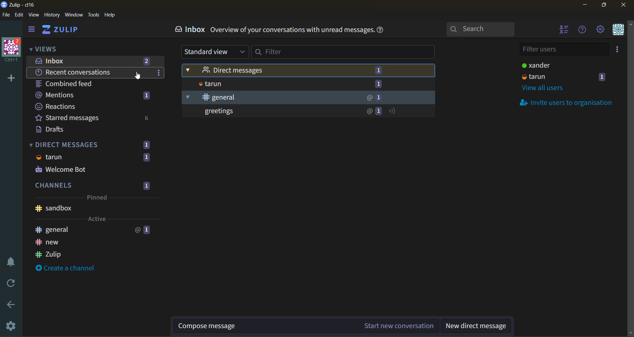 This screenshot has width=634, height=337. What do you see at coordinates (10, 327) in the screenshot?
I see `settings` at bounding box center [10, 327].